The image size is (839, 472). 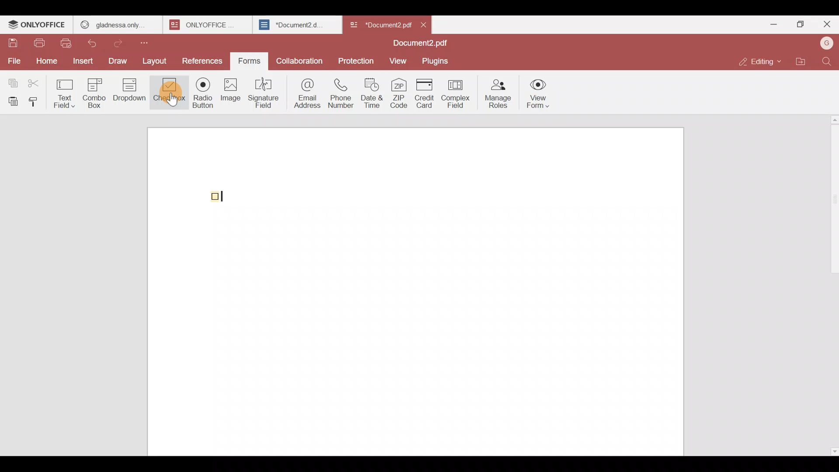 What do you see at coordinates (66, 91) in the screenshot?
I see `Text field` at bounding box center [66, 91].